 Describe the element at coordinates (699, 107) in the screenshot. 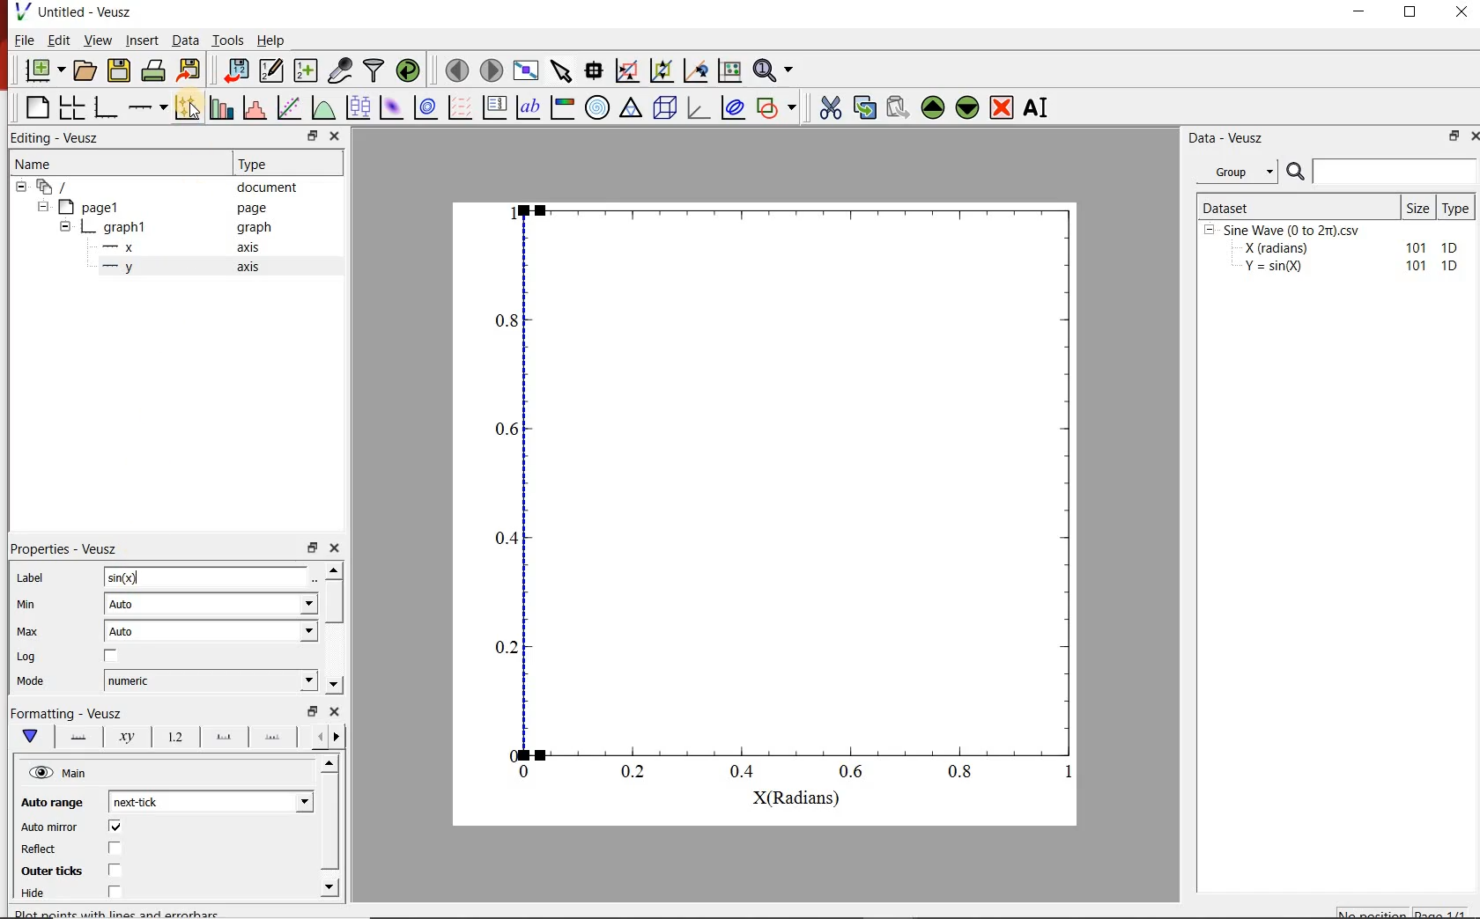

I see `3d graph` at that location.